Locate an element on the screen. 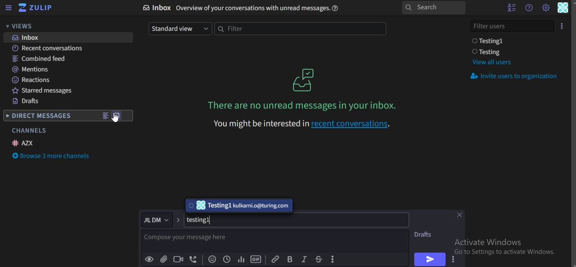 The width and height of the screenshot is (576, 267). send  is located at coordinates (429, 259).